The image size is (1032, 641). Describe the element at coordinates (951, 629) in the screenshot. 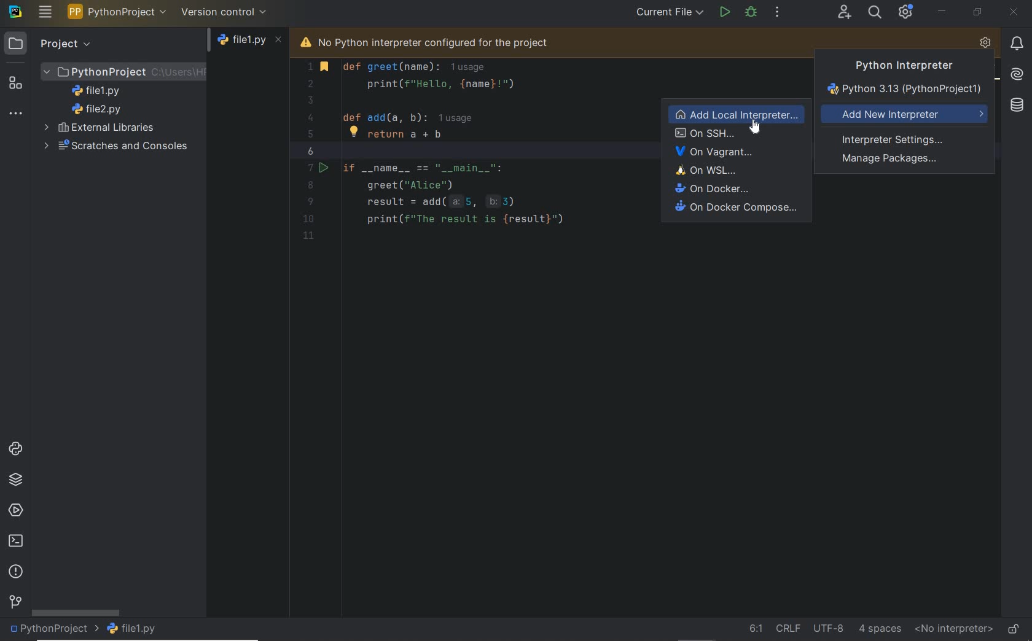

I see `No interpreter` at that location.